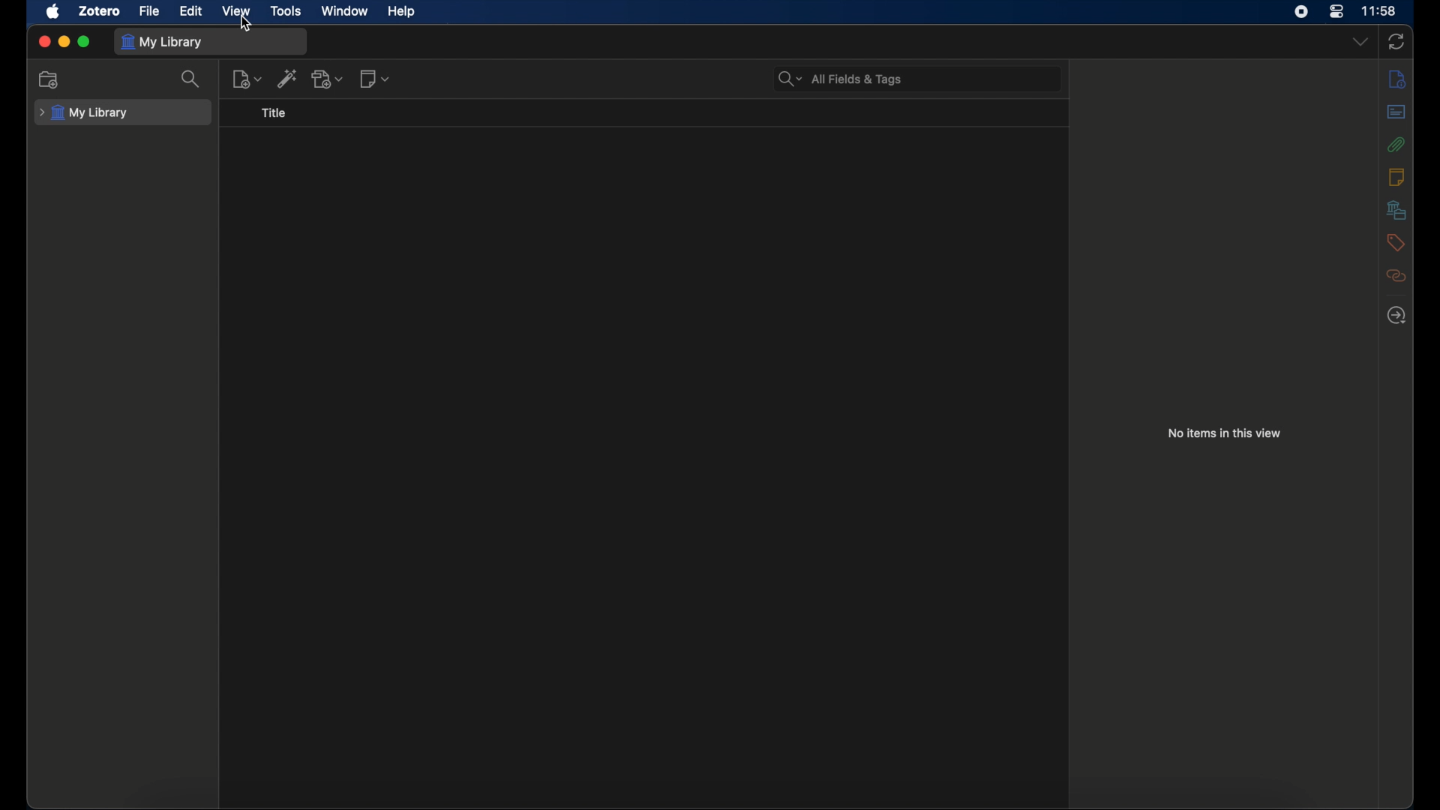  What do you see at coordinates (49, 80) in the screenshot?
I see `new collection` at bounding box center [49, 80].